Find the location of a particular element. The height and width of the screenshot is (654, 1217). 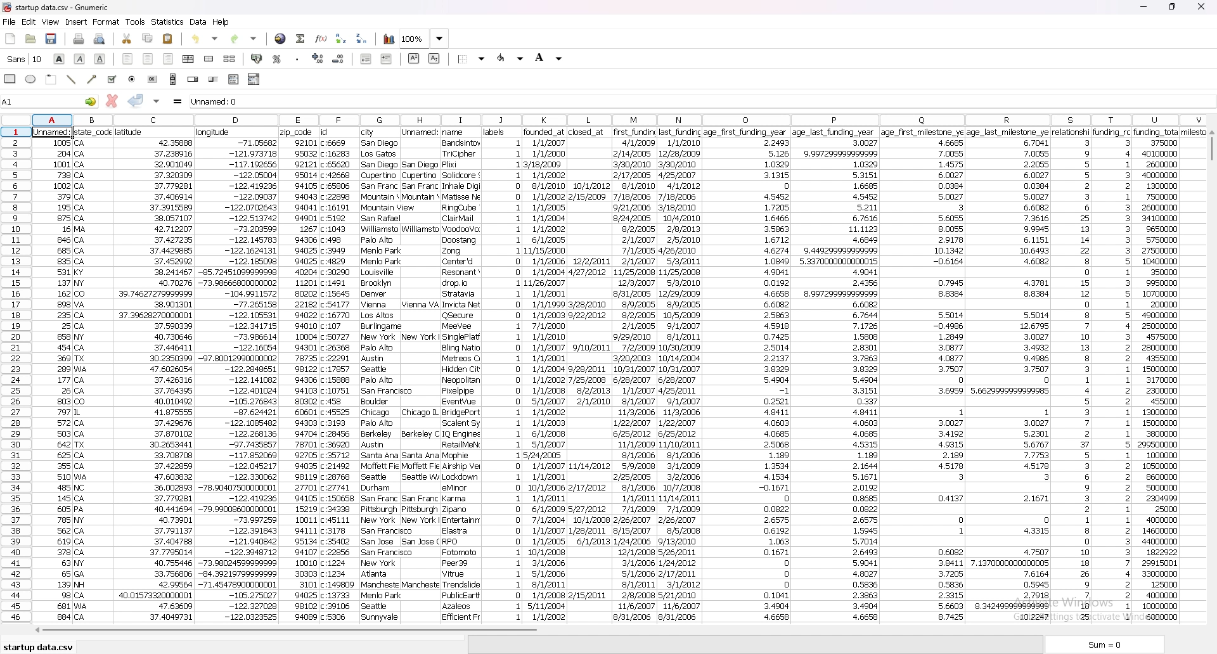

minimize is located at coordinates (1144, 6).